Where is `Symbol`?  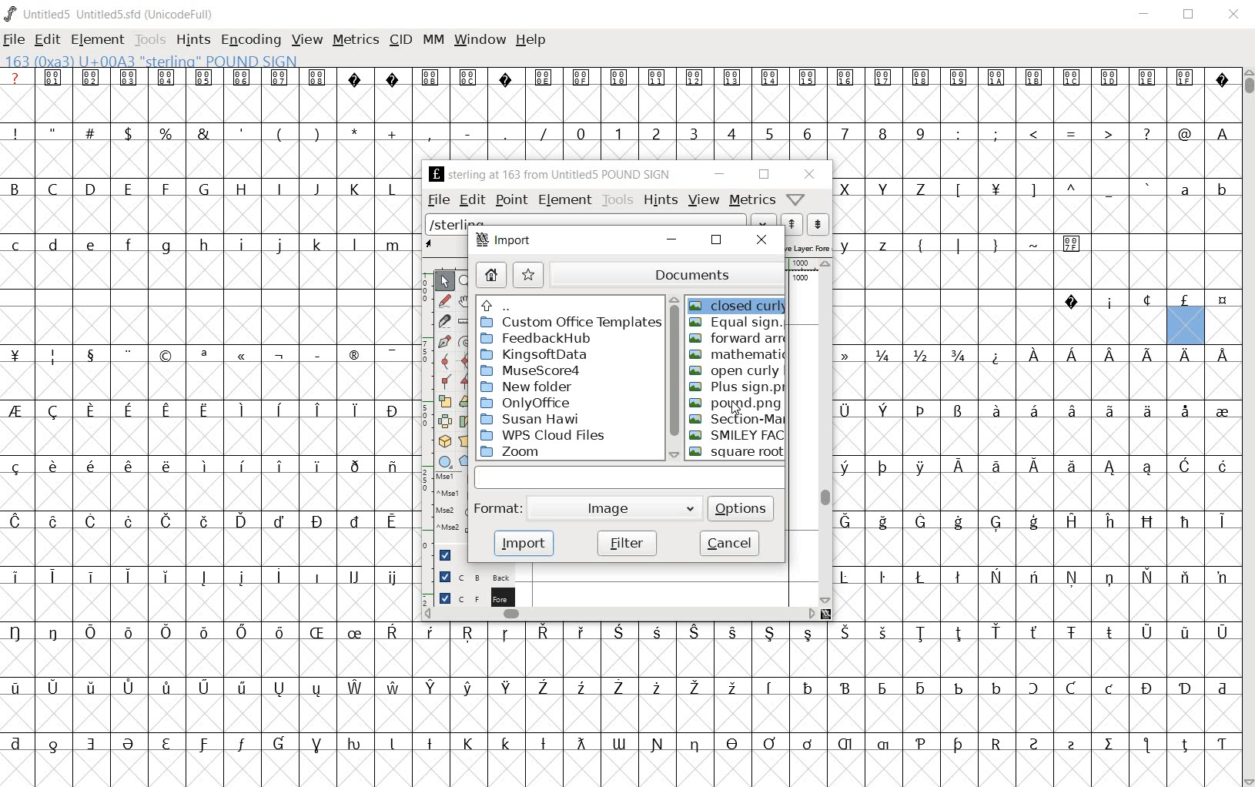 Symbol is located at coordinates (1073, 243).